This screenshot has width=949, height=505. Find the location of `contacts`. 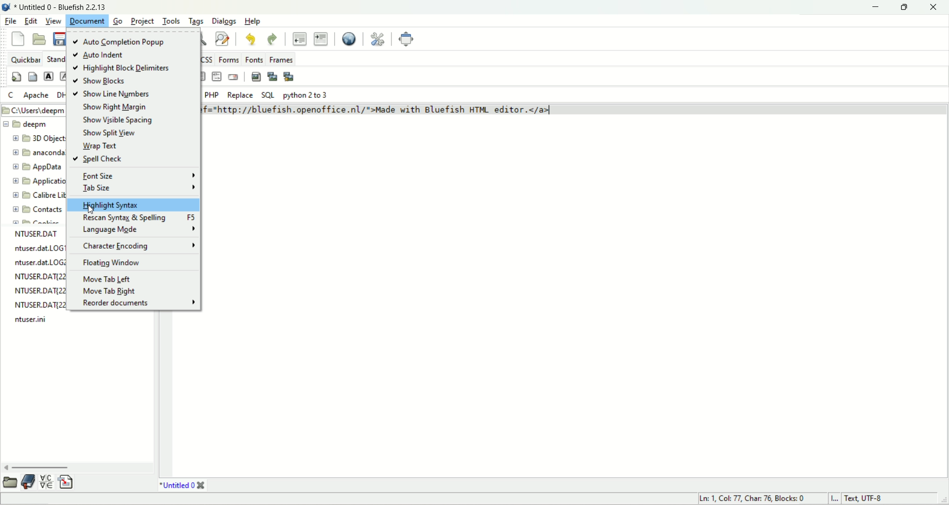

contacts is located at coordinates (37, 211).